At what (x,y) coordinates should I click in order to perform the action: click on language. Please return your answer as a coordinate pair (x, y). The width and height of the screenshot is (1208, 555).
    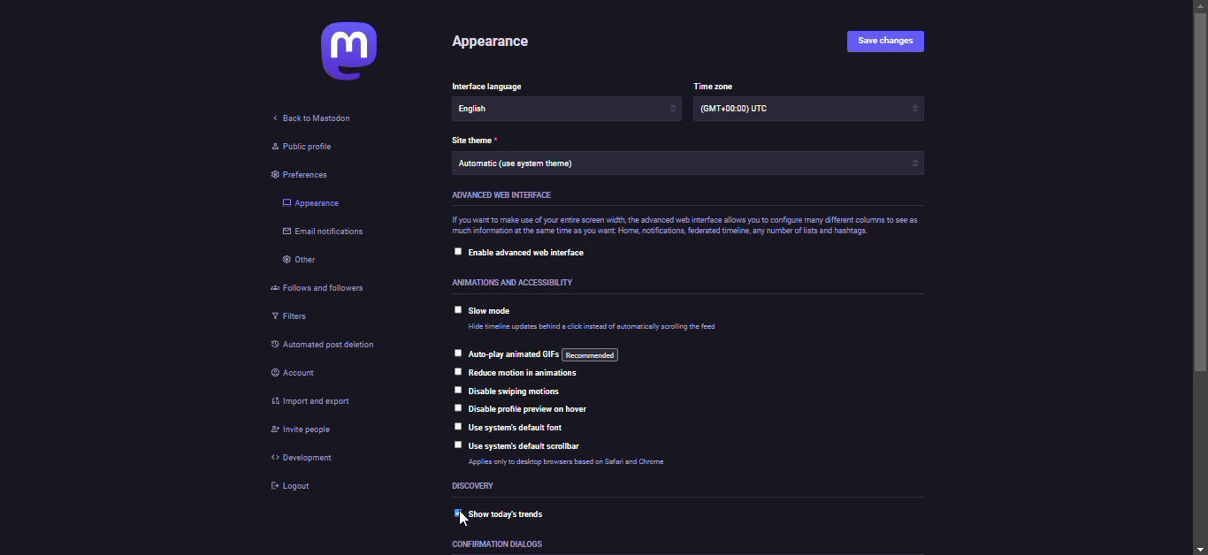
    Looking at the image, I should click on (504, 109).